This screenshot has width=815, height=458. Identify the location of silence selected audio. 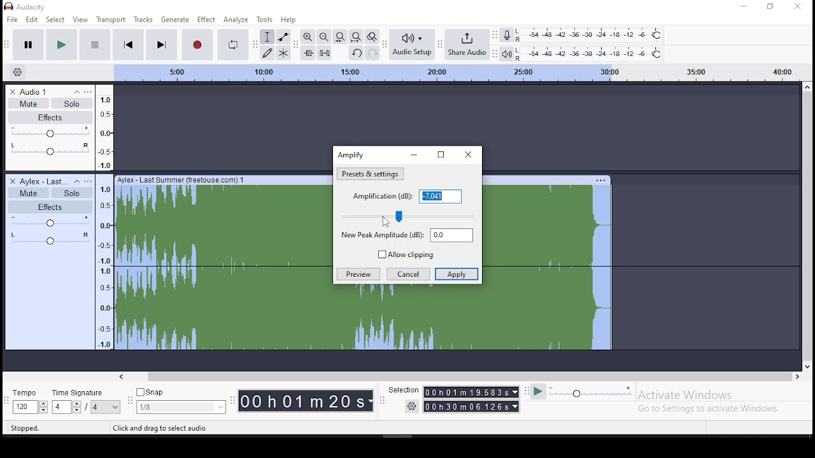
(325, 53).